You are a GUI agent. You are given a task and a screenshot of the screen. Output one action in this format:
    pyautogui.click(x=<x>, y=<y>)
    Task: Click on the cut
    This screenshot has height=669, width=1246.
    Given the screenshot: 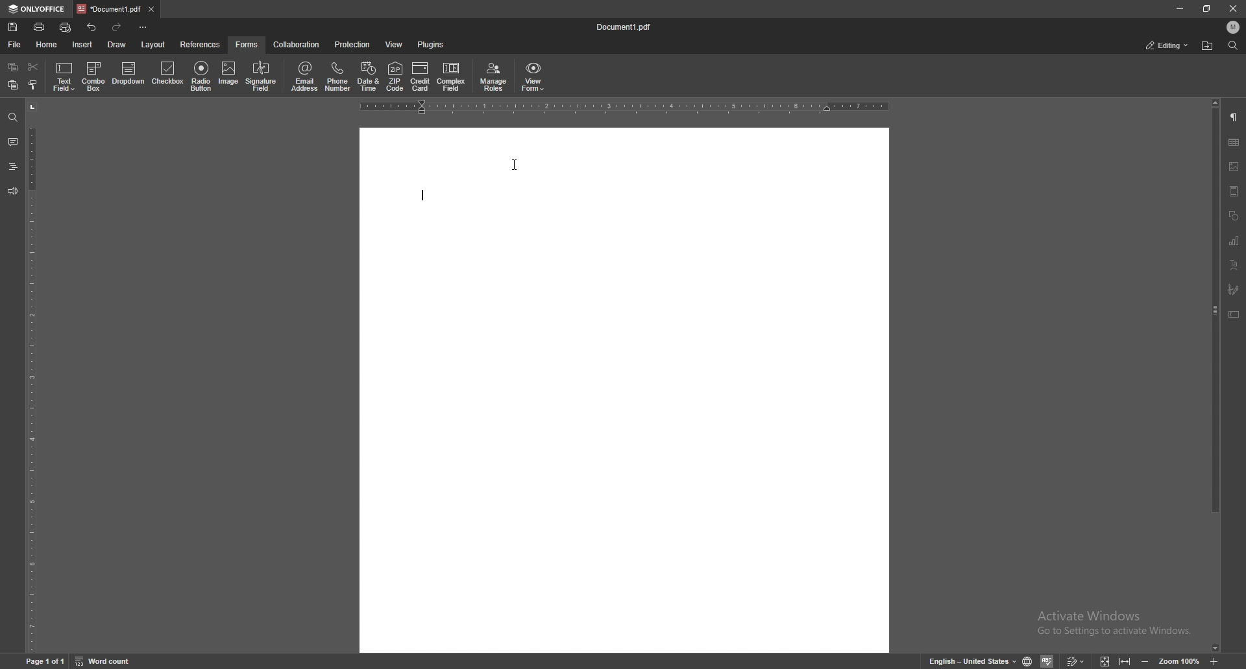 What is the action you would take?
    pyautogui.click(x=34, y=66)
    